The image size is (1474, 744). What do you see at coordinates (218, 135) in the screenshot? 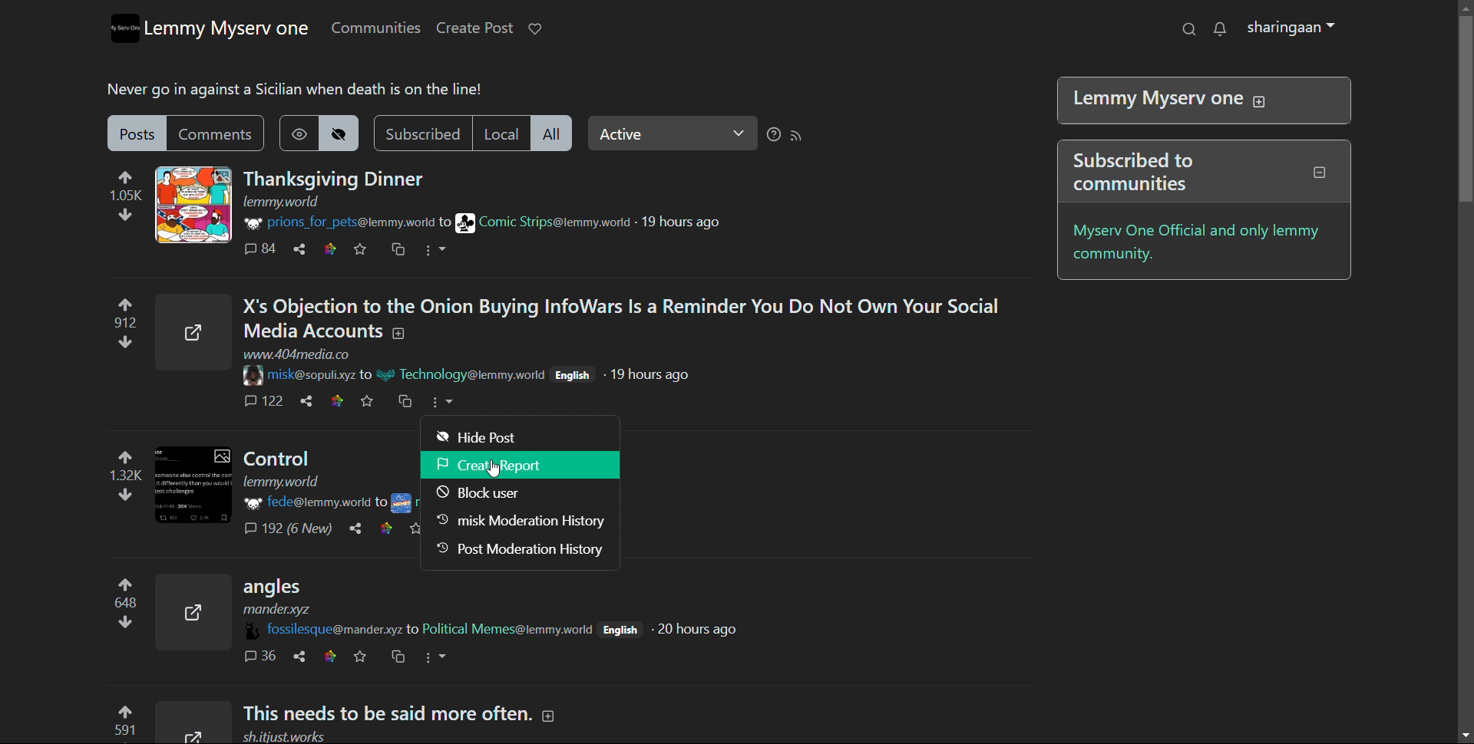
I see `comments` at bounding box center [218, 135].